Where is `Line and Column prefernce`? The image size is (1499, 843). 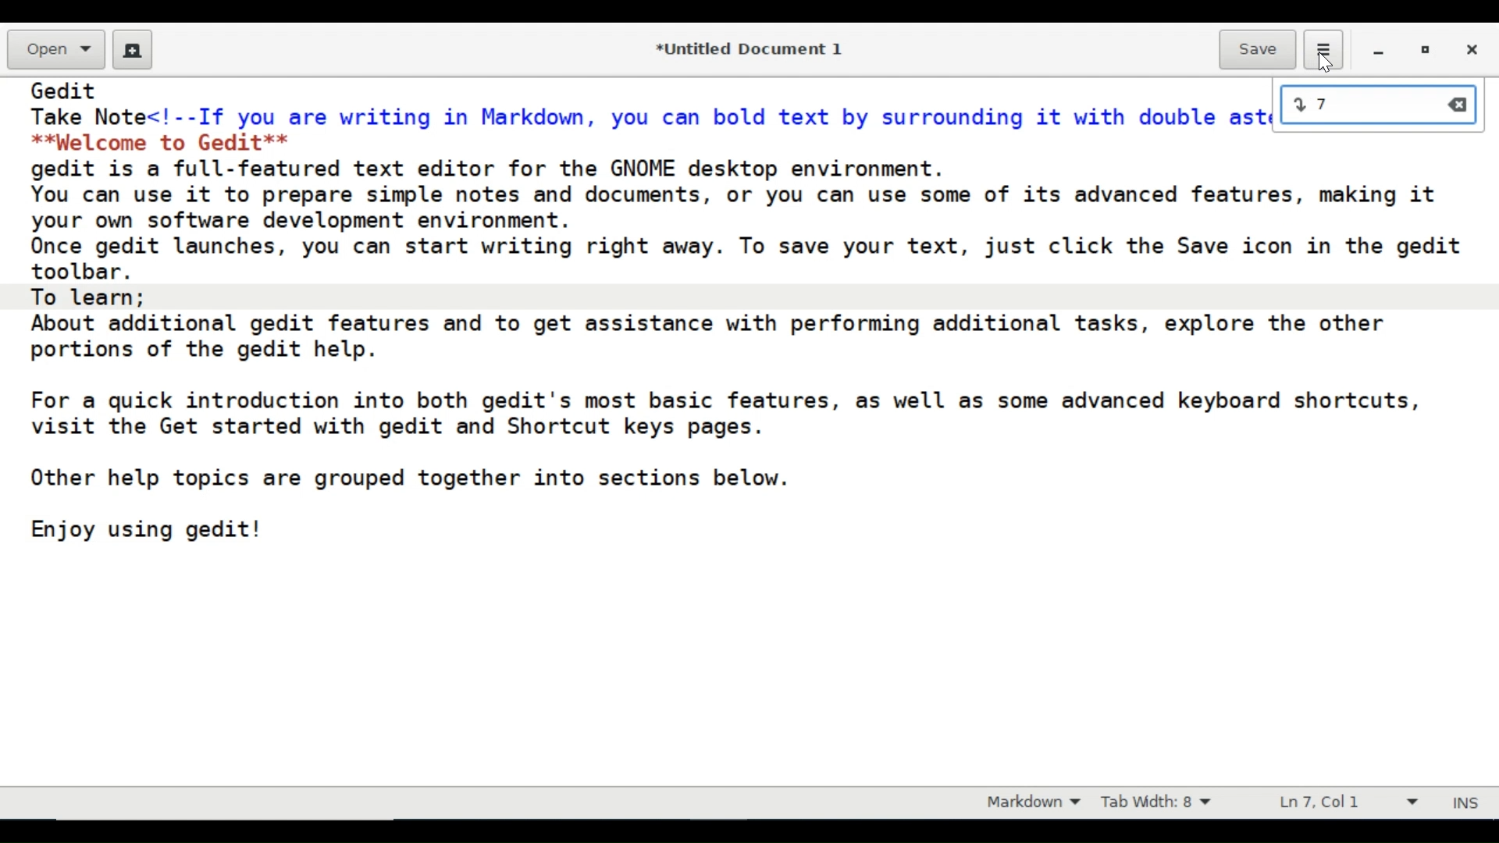
Line and Column prefernce is located at coordinates (1347, 804).